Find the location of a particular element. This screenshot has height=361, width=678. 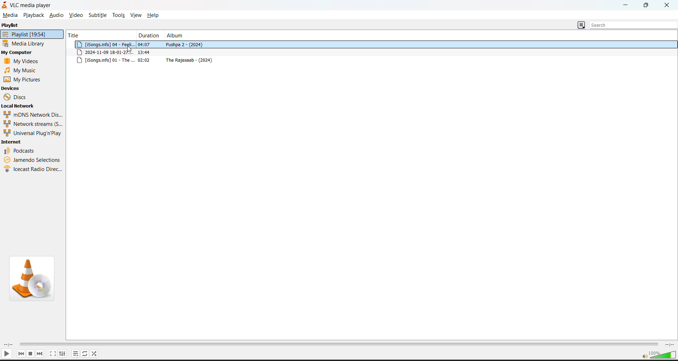

toggle playlist is located at coordinates (76, 354).